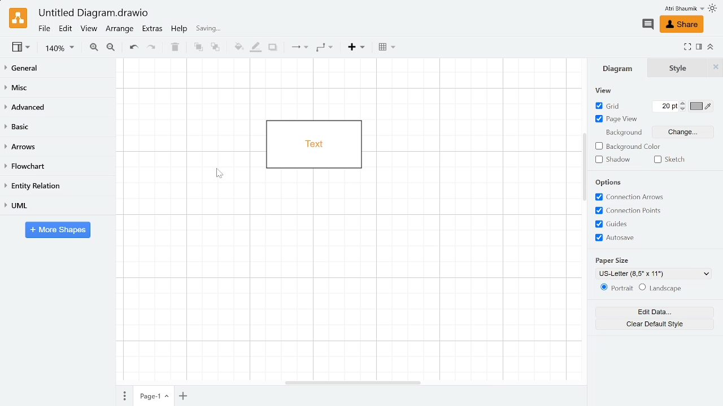 The image size is (723, 406). Describe the element at coordinates (55, 167) in the screenshot. I see `Flowchart` at that location.